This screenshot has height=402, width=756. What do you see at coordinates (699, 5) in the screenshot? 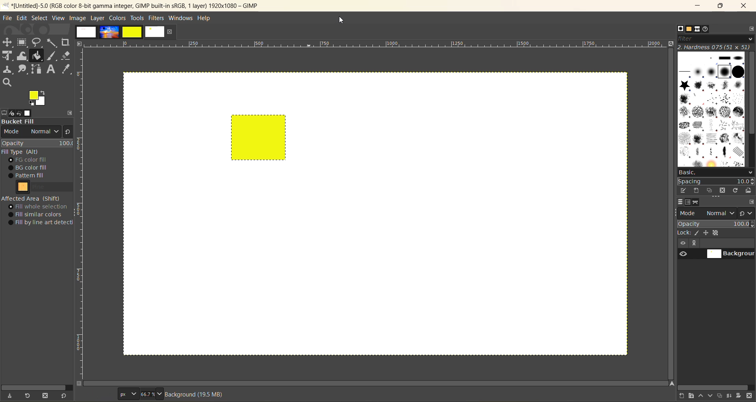
I see `minimize` at bounding box center [699, 5].